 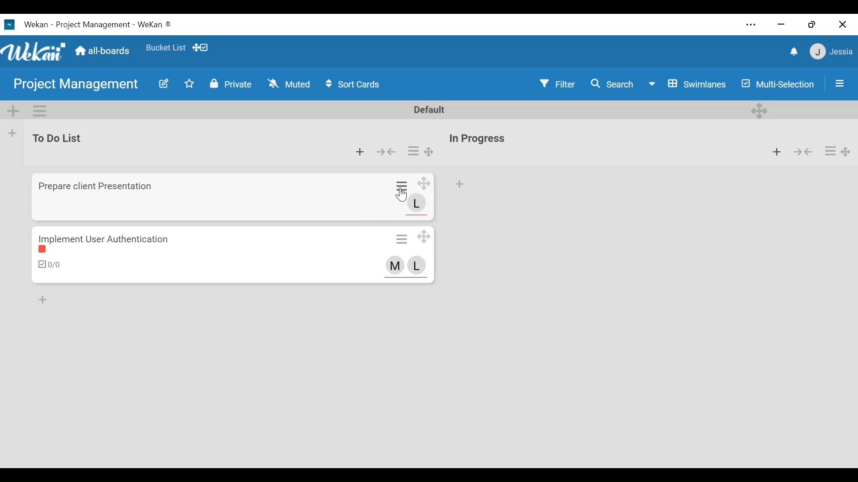 I want to click on Muted, so click(x=287, y=83).